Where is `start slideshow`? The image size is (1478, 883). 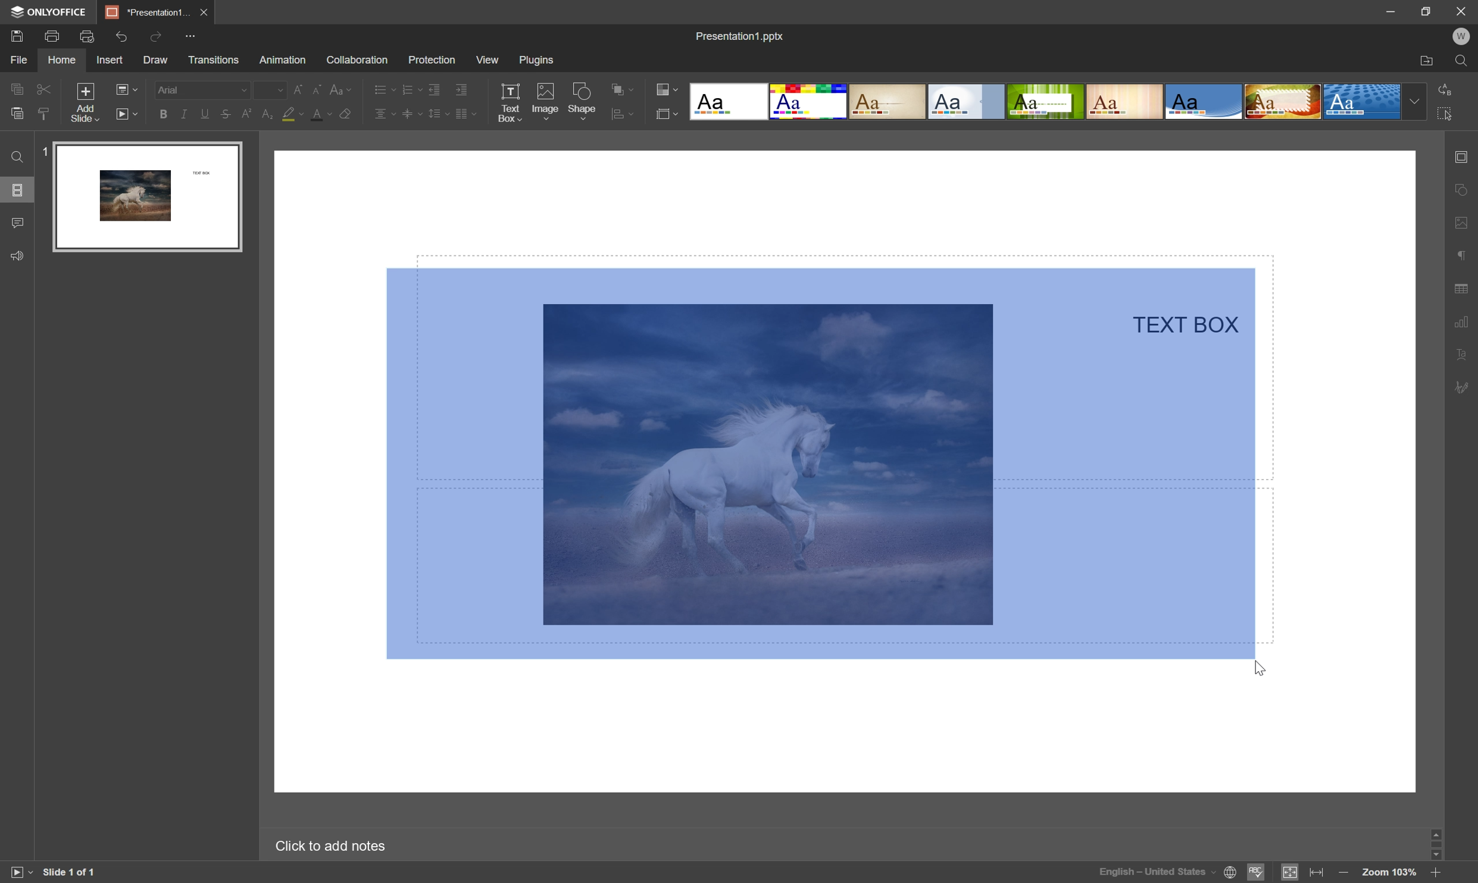
start slideshow is located at coordinates (127, 113).